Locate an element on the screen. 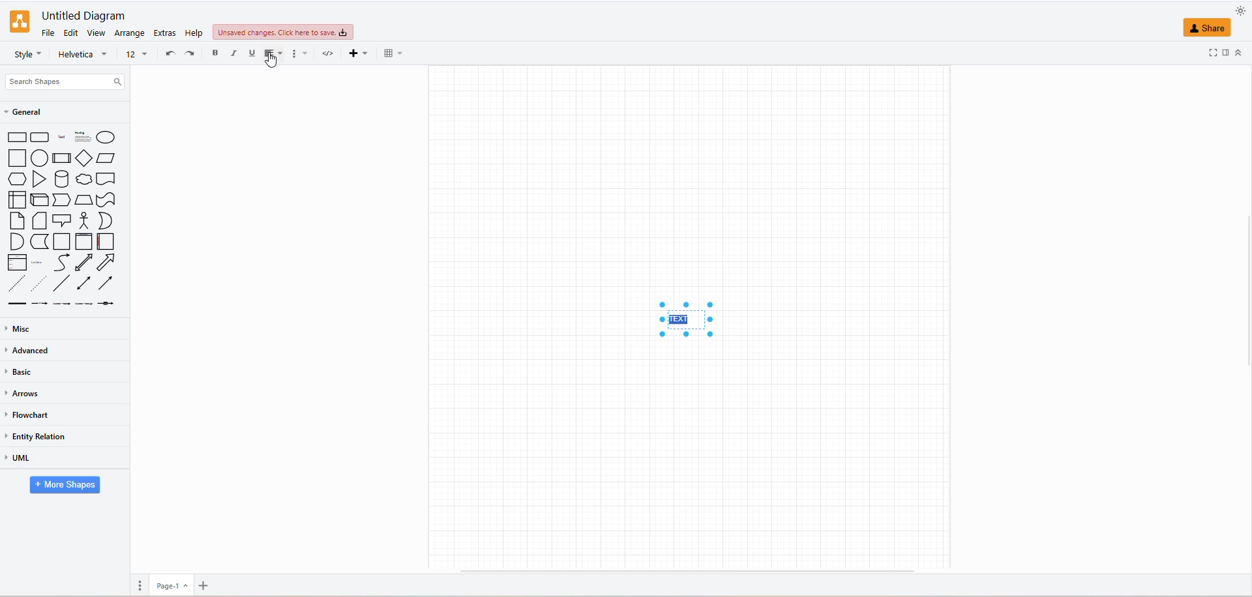 The width and height of the screenshot is (1252, 597). more shapes is located at coordinates (61, 486).